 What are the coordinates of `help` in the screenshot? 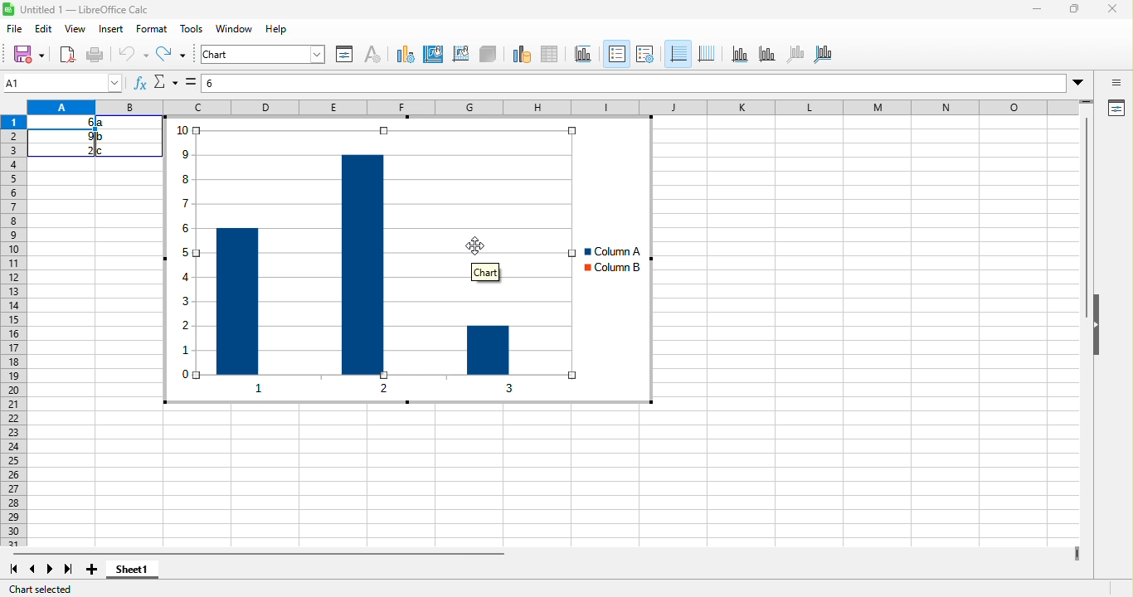 It's located at (275, 30).